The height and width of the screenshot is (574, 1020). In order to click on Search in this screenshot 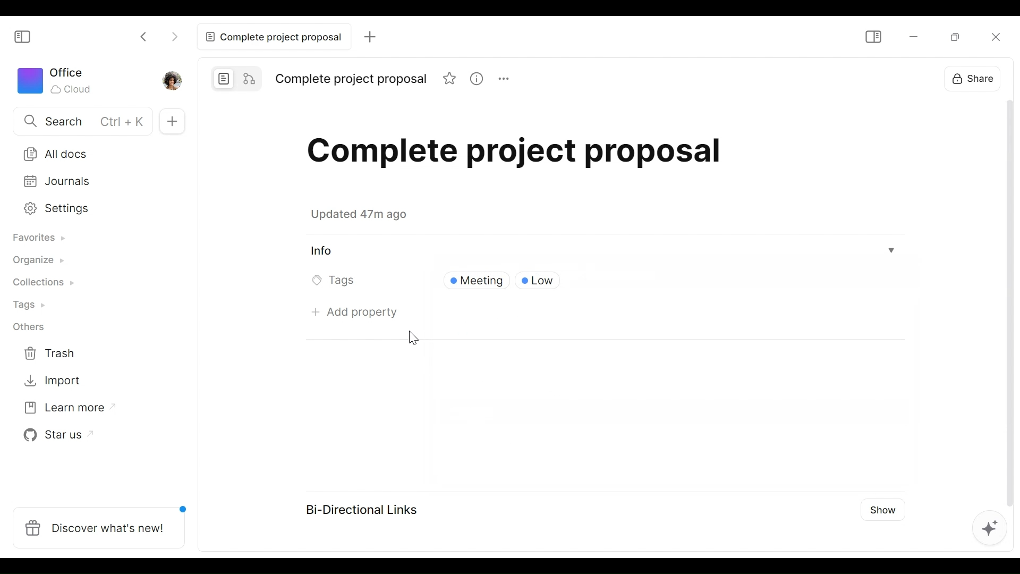, I will do `click(79, 121)`.